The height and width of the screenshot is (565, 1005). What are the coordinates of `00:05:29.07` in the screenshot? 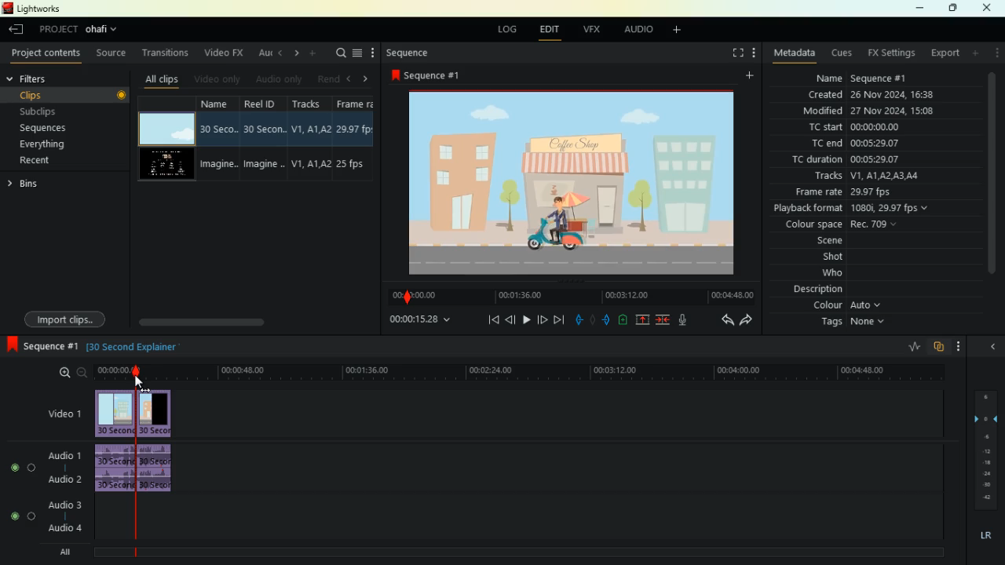 It's located at (875, 143).